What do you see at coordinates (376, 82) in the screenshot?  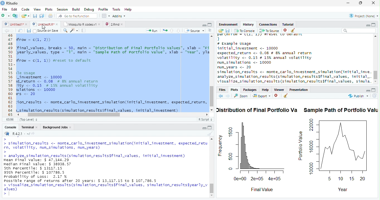 I see `Scroll Bottom` at bounding box center [376, 82].